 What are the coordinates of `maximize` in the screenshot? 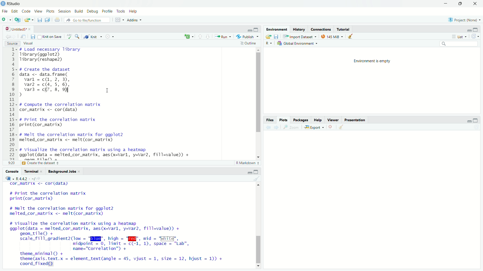 It's located at (476, 120).